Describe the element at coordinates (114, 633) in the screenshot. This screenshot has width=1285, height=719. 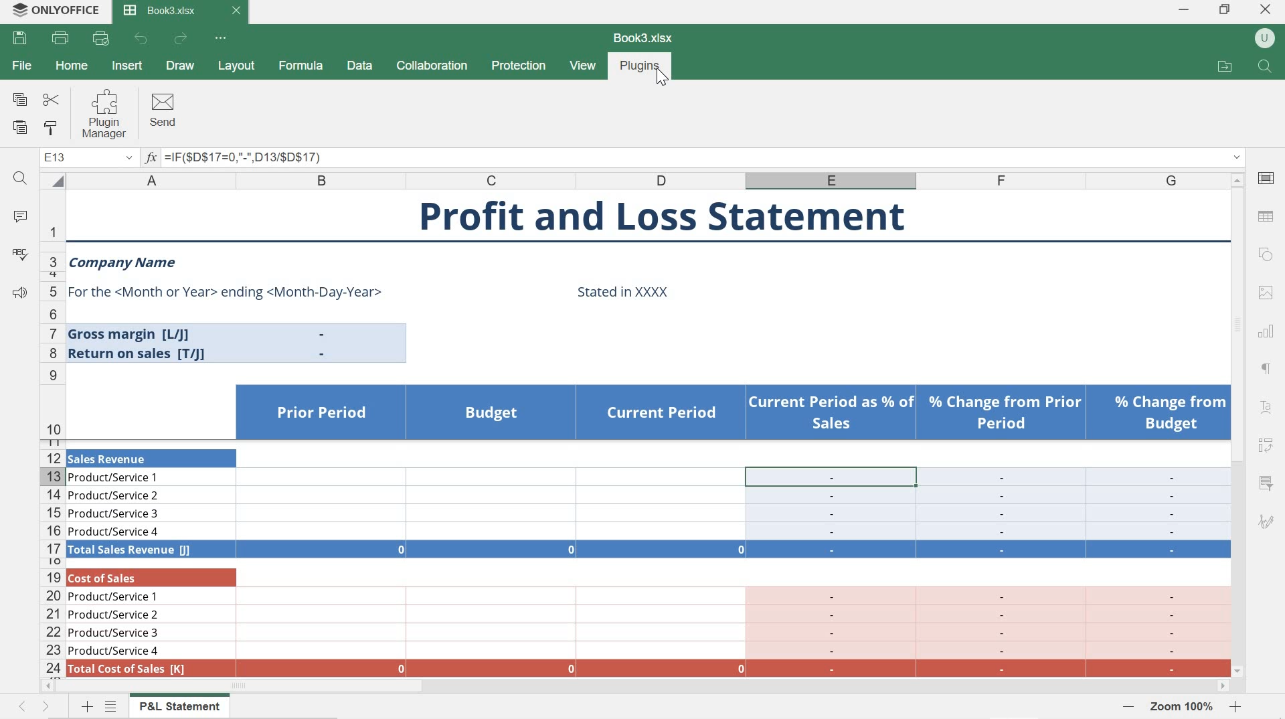
I see `Product/Service 3` at that location.